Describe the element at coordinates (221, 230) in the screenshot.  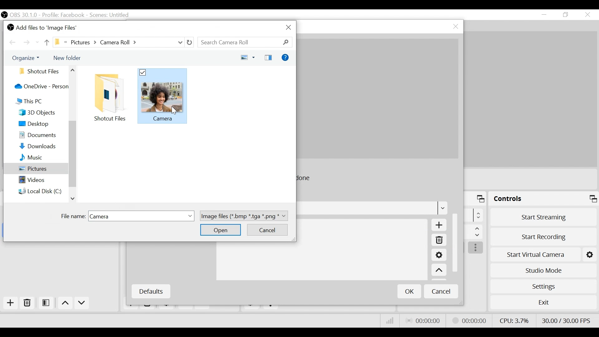
I see `Open` at that location.